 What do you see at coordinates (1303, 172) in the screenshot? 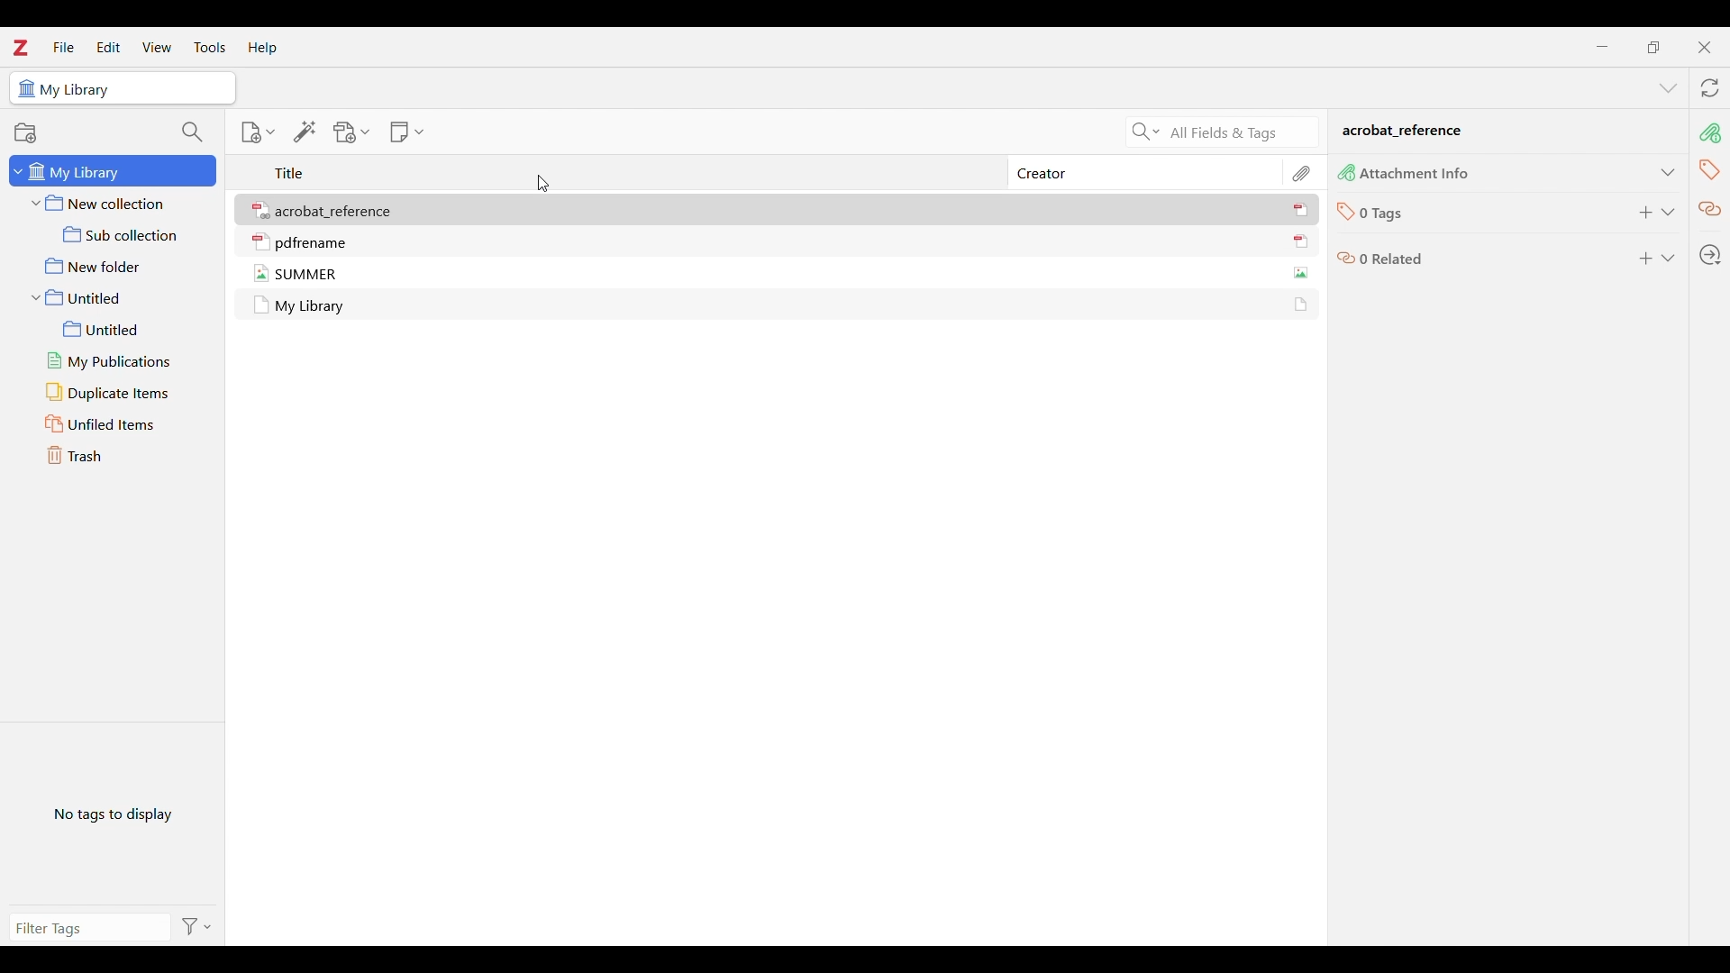
I see `Attachment column` at bounding box center [1303, 172].